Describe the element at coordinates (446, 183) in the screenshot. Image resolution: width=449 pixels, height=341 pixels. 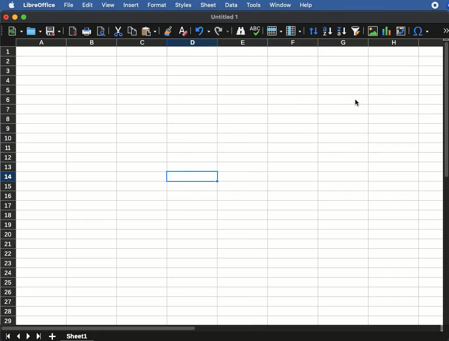
I see `scroll` at that location.